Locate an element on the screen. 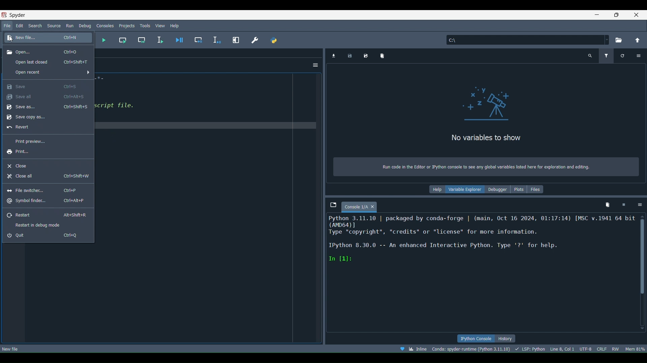 This screenshot has width=647, height=363. Preferences is located at coordinates (253, 39).